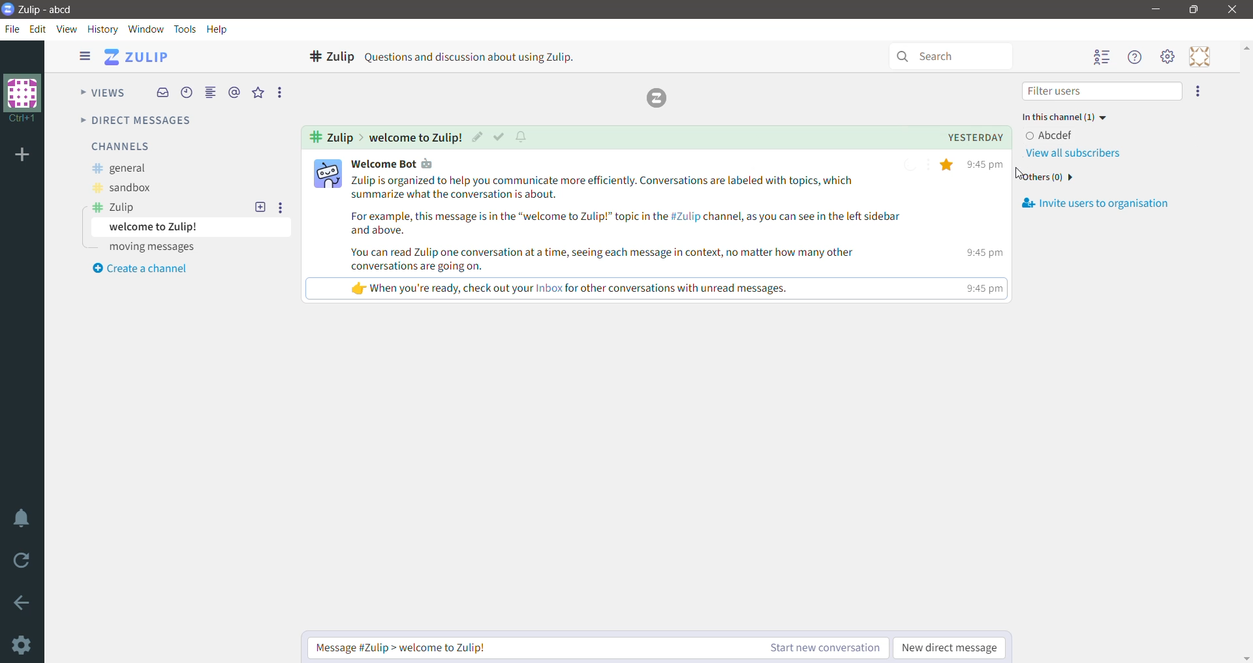 The image size is (1253, 663). What do you see at coordinates (1137, 57) in the screenshot?
I see `Help Menu` at bounding box center [1137, 57].